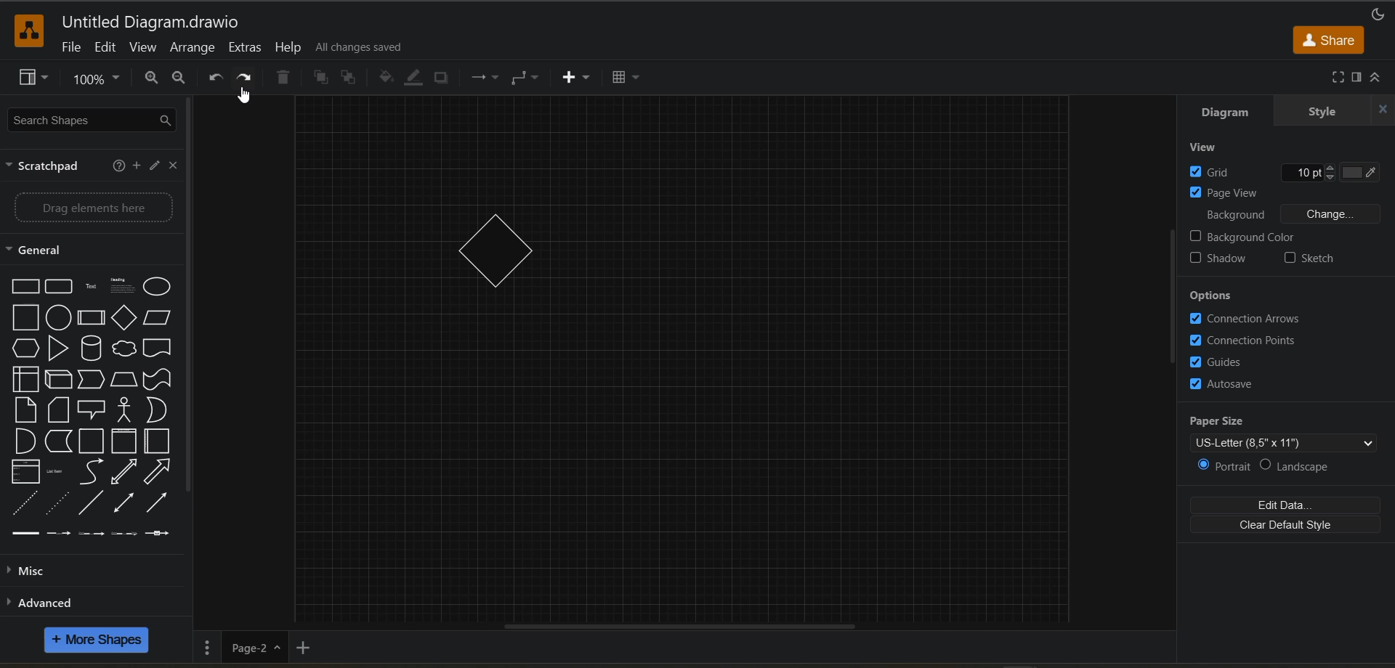  I want to click on cube, so click(59, 380).